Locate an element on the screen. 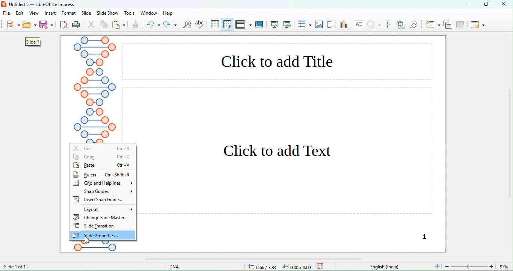 This screenshot has height=271, width=513. maximize is located at coordinates (489, 4).